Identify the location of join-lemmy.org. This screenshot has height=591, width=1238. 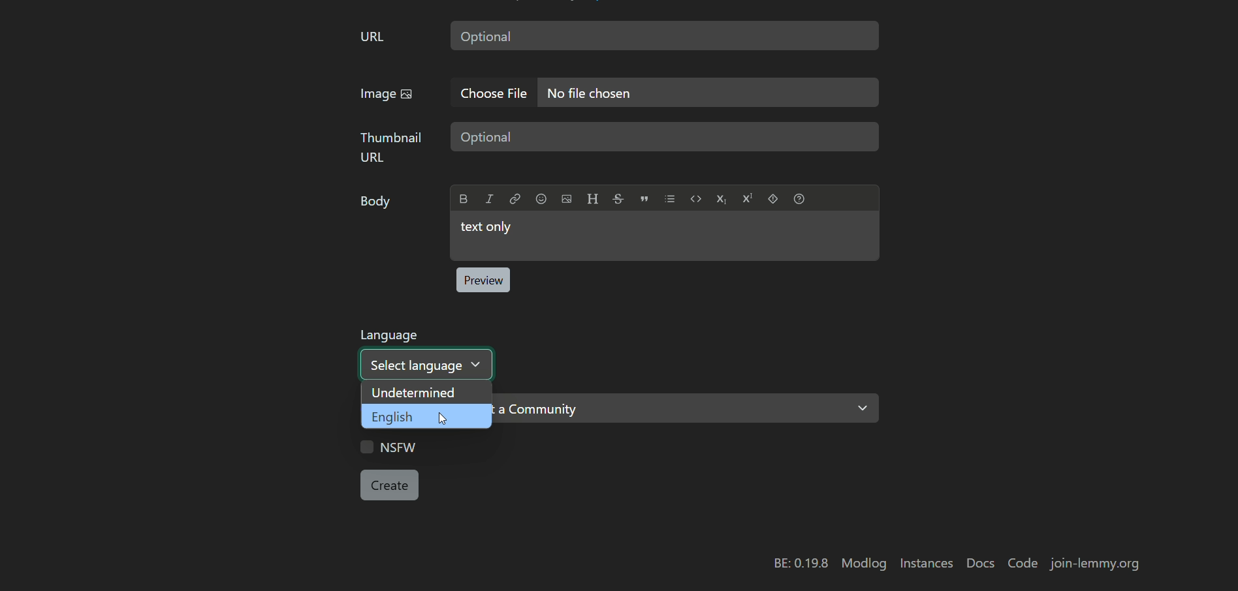
(1094, 564).